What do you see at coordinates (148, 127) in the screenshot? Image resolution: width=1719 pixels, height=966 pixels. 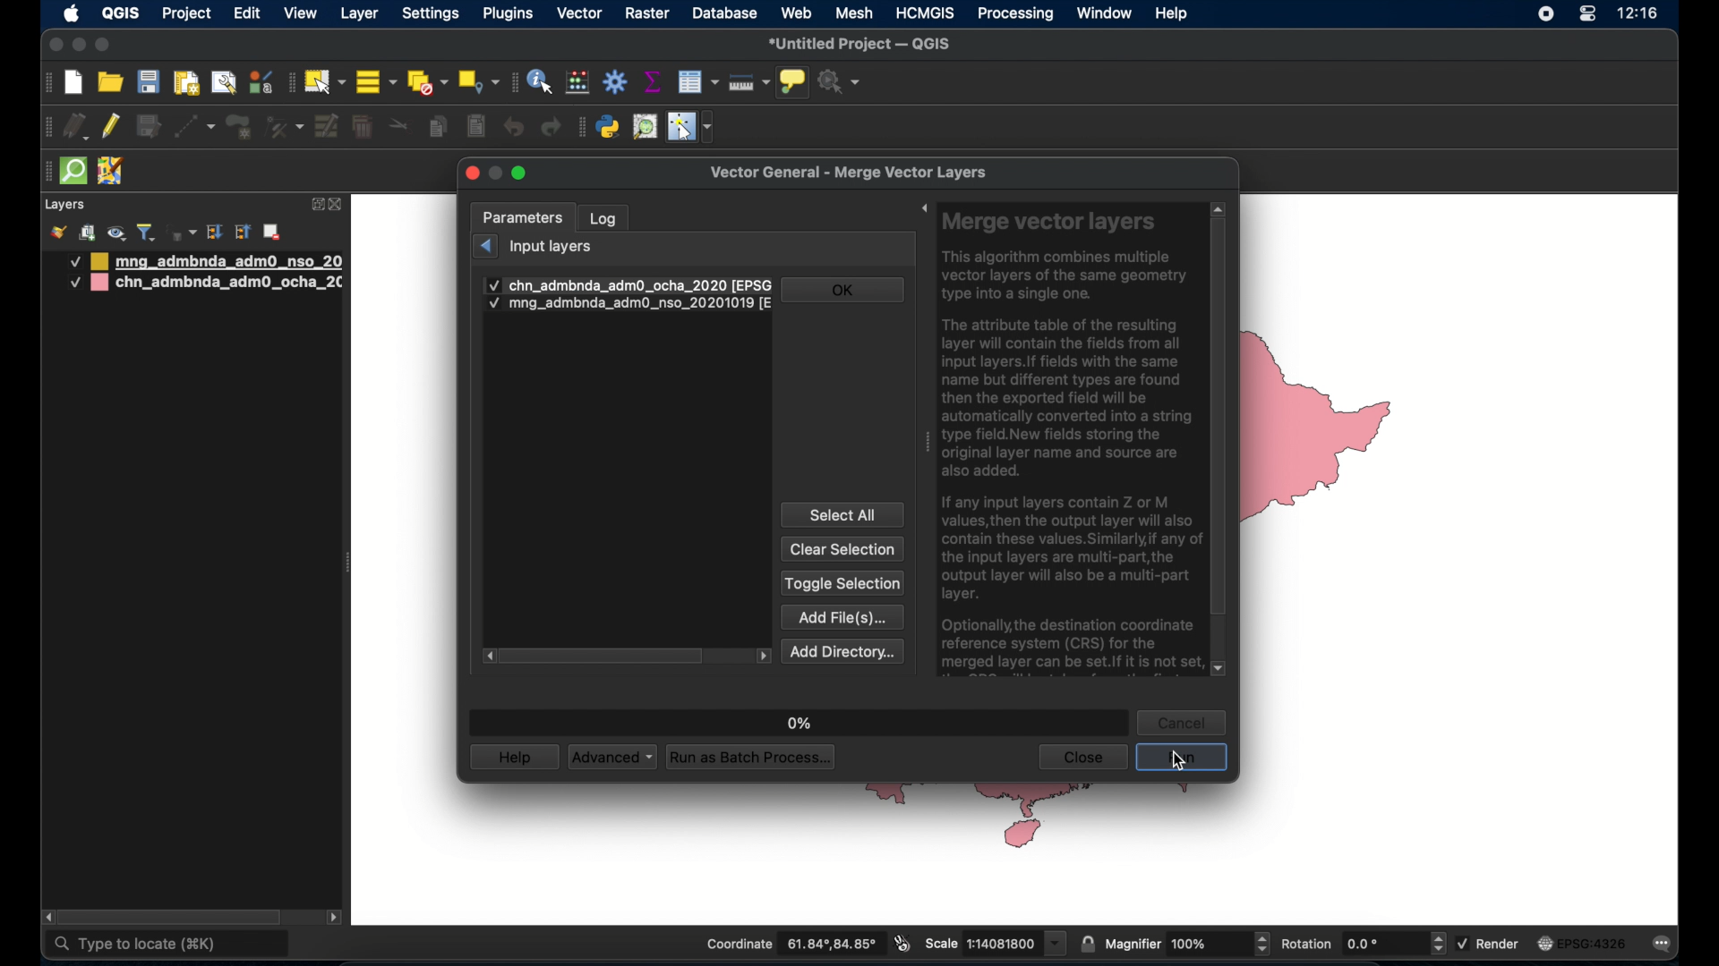 I see `save edits` at bounding box center [148, 127].